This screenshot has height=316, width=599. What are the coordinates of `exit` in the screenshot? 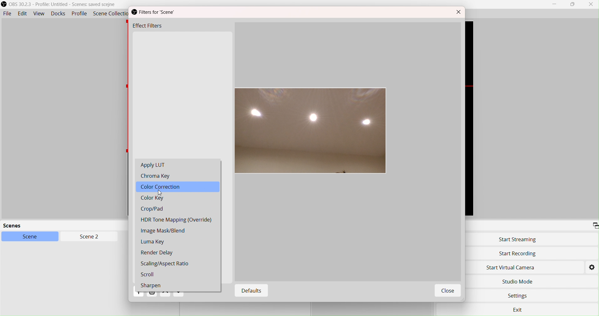 It's located at (518, 309).